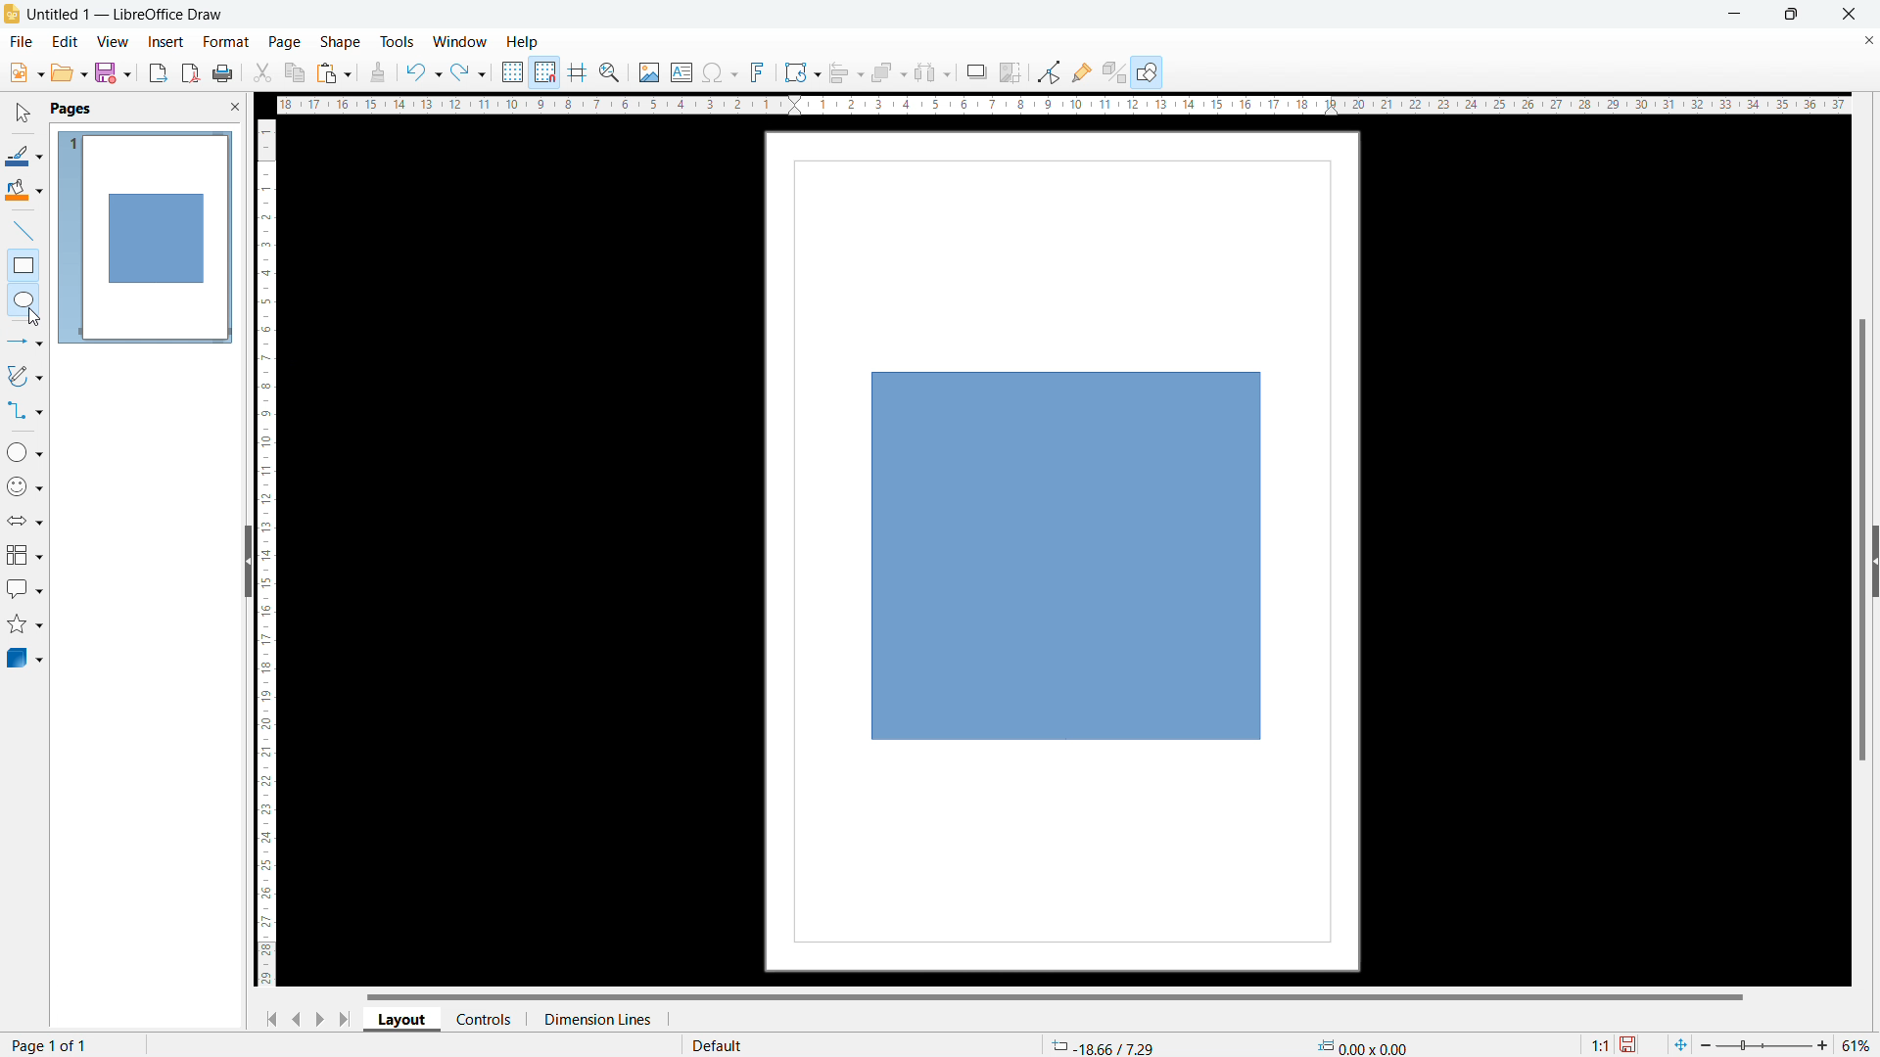 The width and height of the screenshot is (1880, 1057). What do you see at coordinates (159, 72) in the screenshot?
I see `export` at bounding box center [159, 72].